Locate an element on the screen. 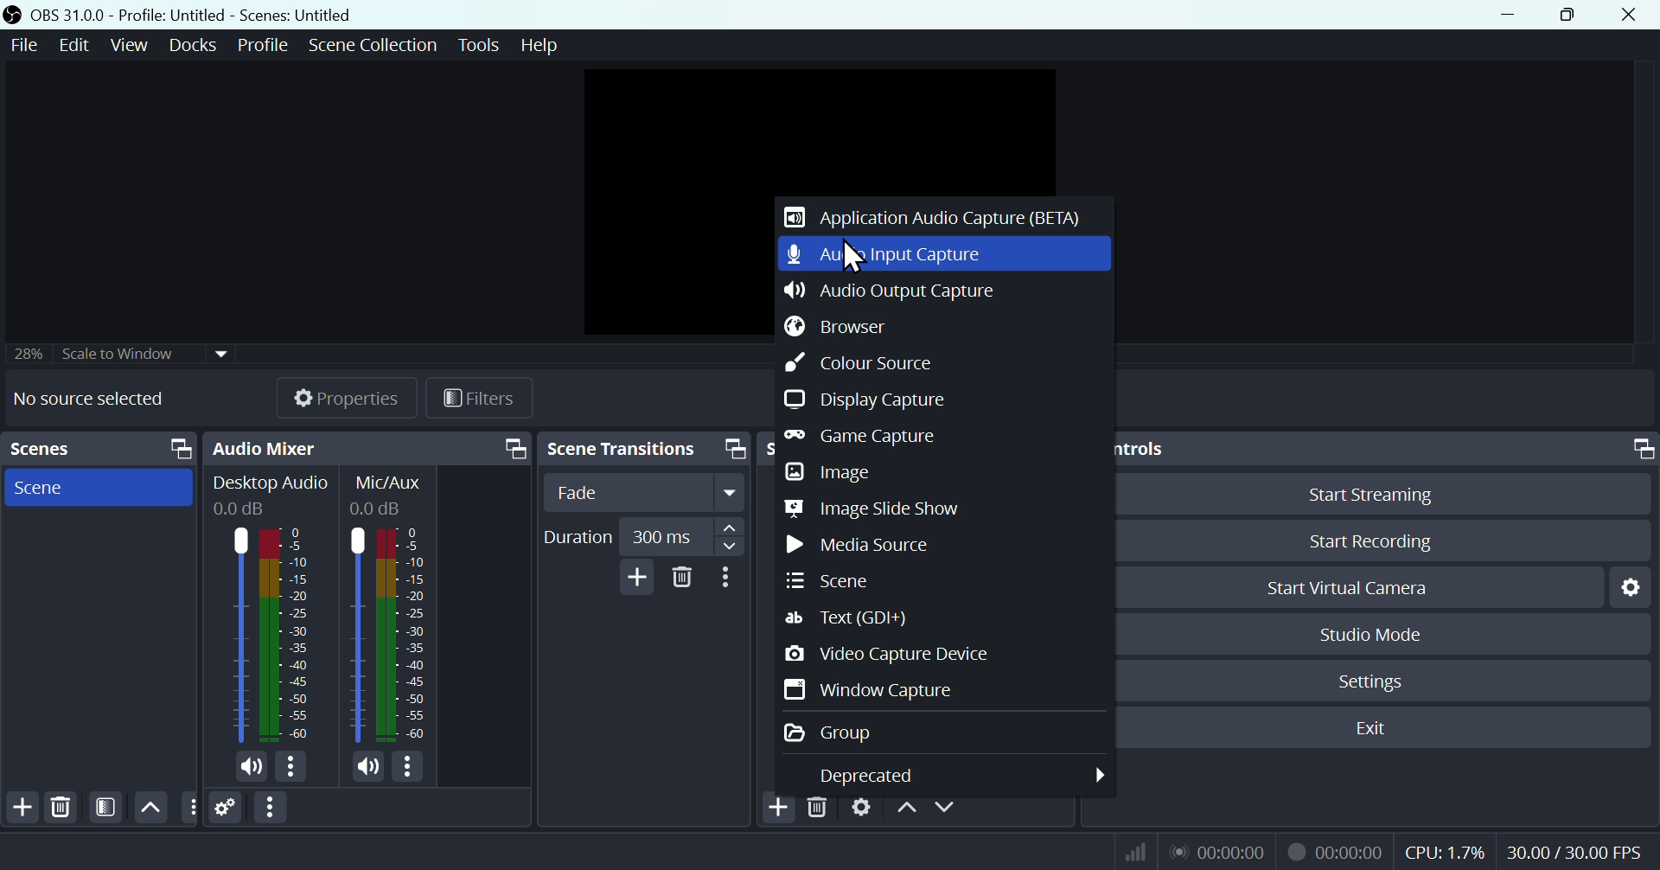  Settings is located at coordinates (1375, 681).